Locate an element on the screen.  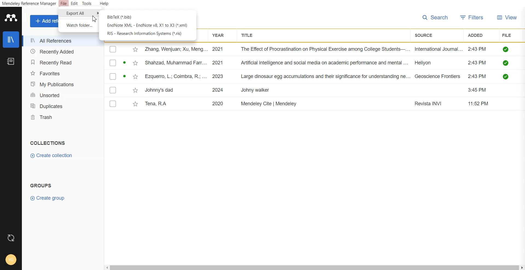
Johny walker is located at coordinates (256, 91).